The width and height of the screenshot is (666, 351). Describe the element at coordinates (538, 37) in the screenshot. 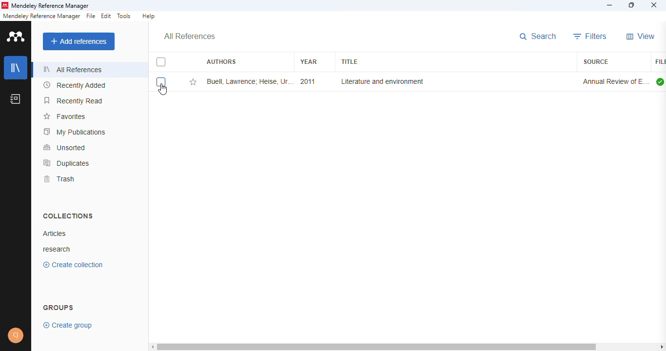

I see `search` at that location.